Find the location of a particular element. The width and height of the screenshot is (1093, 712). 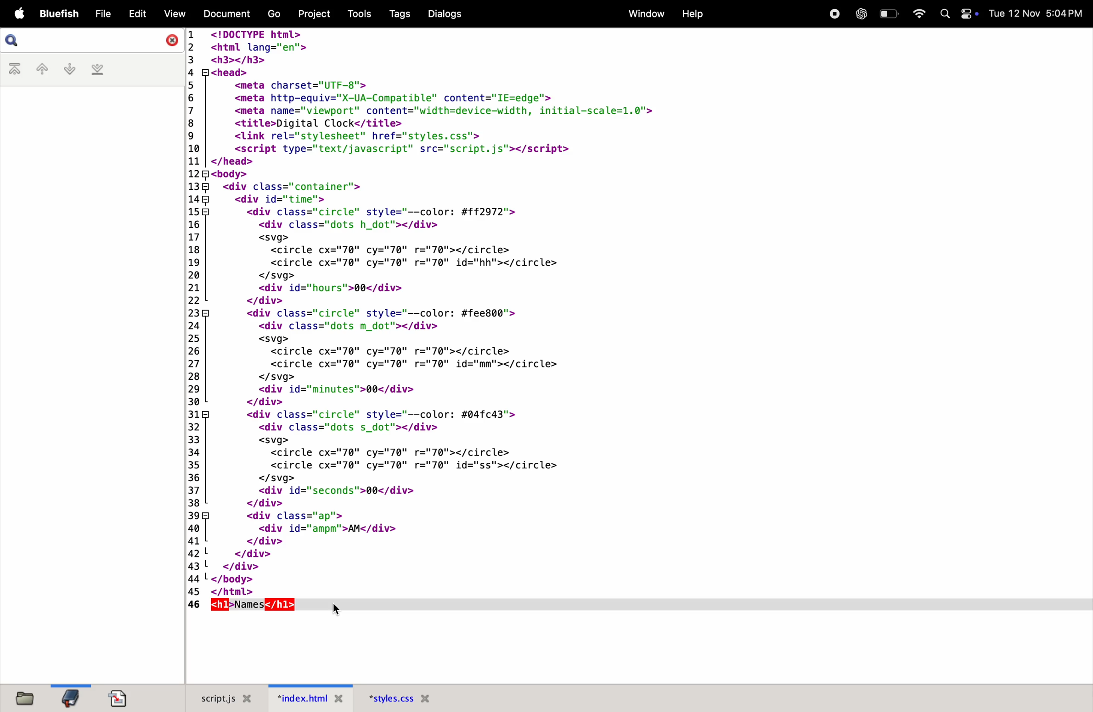

nextbook mark is located at coordinates (68, 68).